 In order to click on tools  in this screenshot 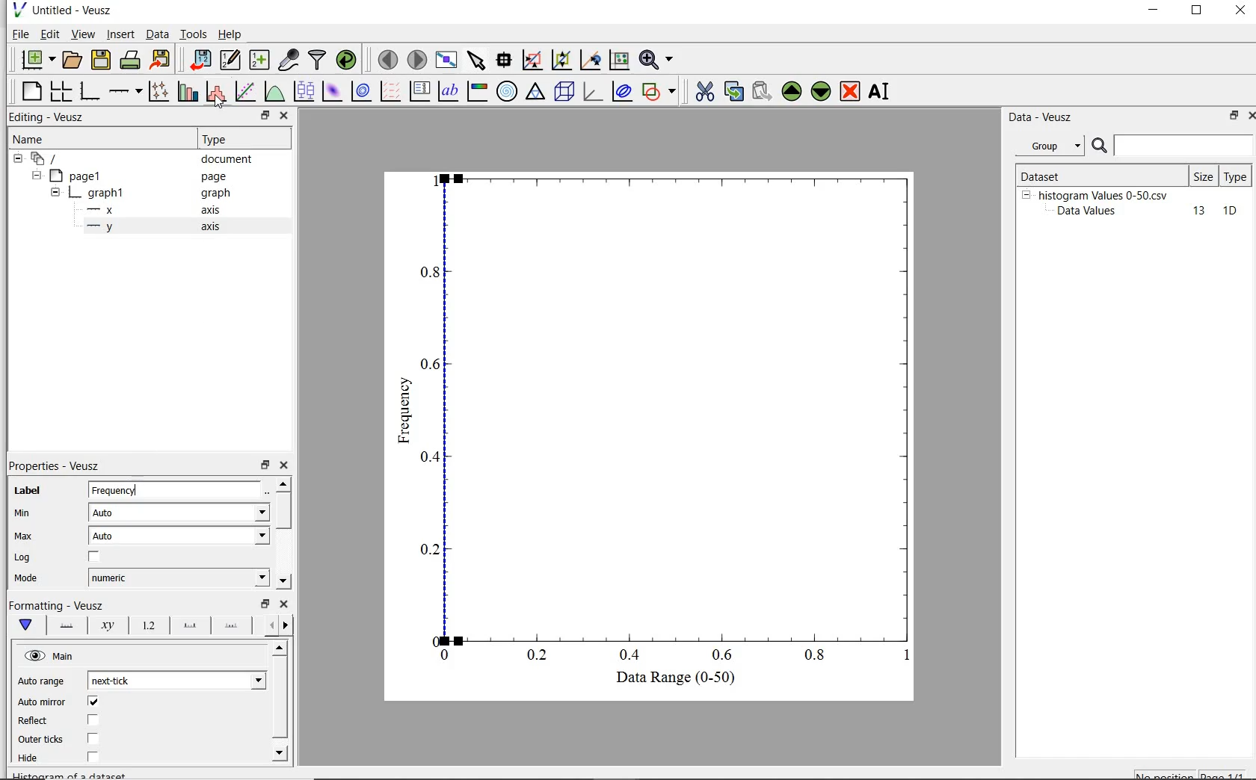, I will do `click(194, 34)`.